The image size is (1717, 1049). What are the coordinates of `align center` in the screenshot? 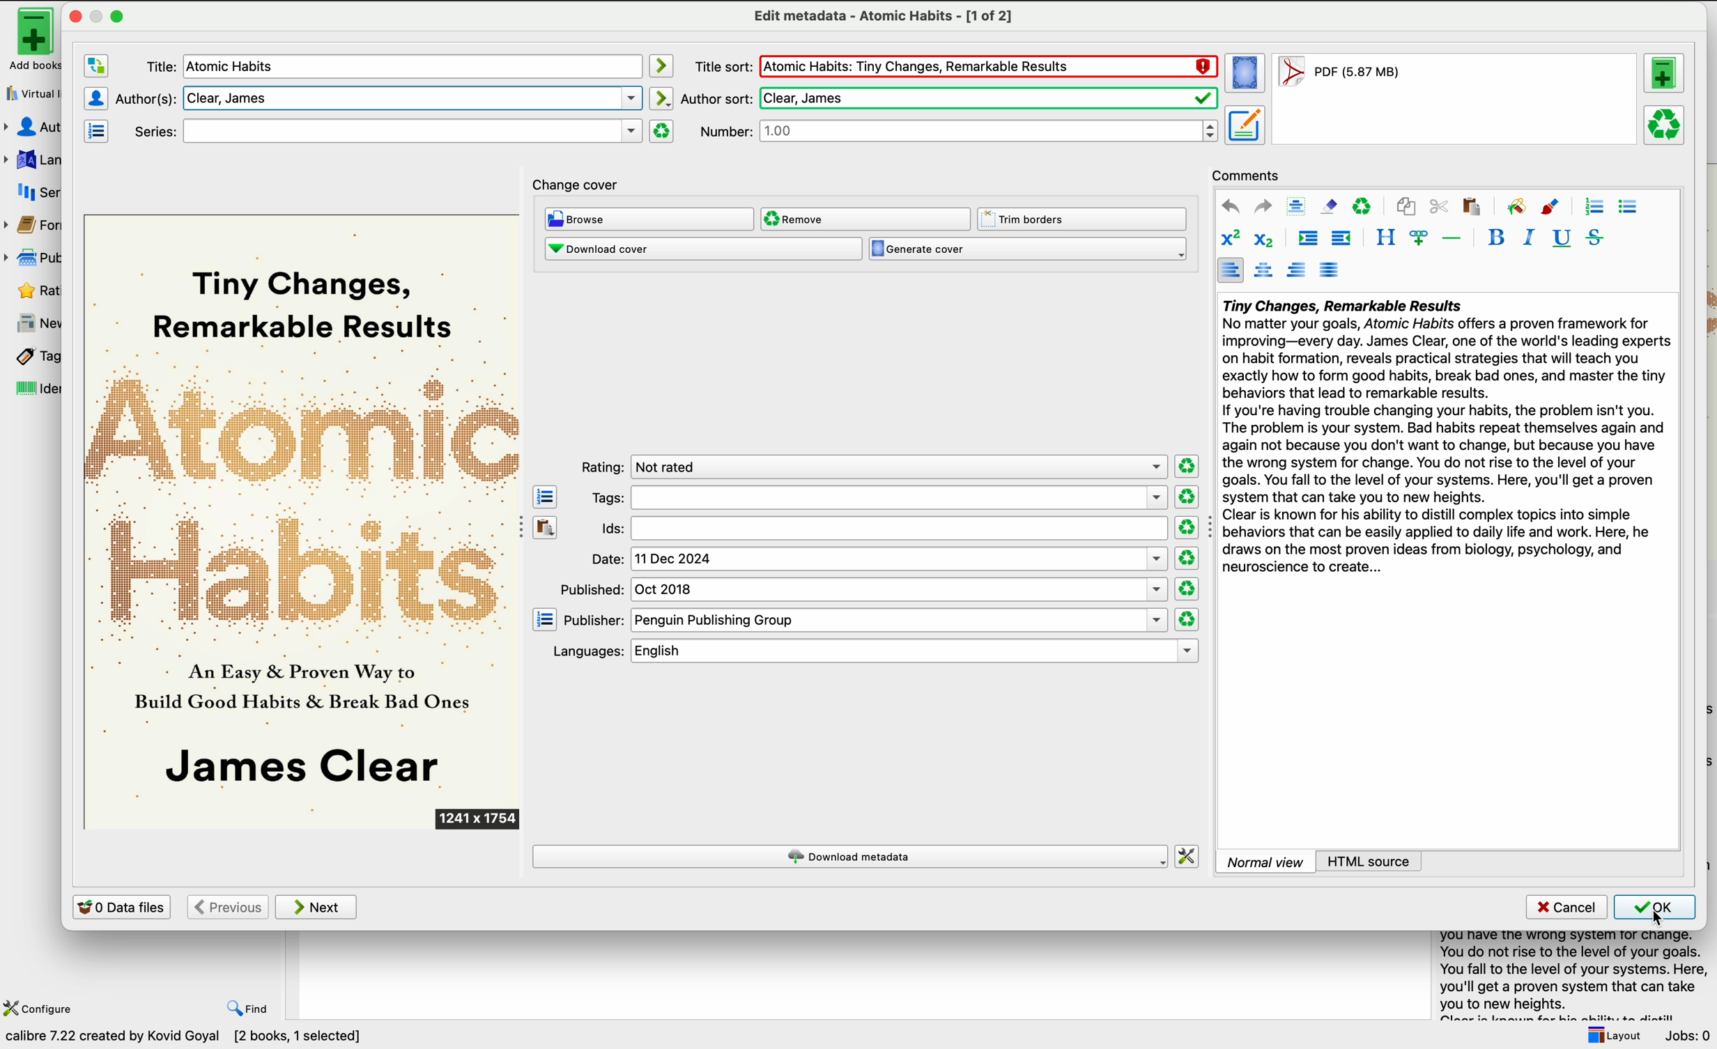 It's located at (1263, 271).